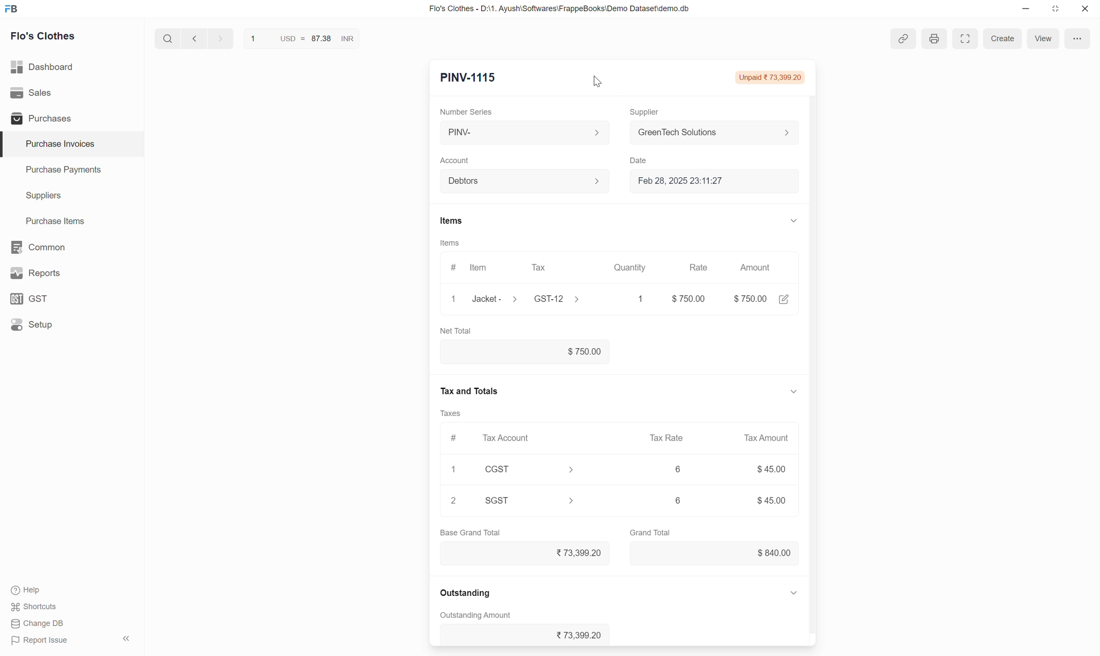 The width and height of the screenshot is (1100, 656). What do you see at coordinates (71, 118) in the screenshot?
I see `Purchases` at bounding box center [71, 118].